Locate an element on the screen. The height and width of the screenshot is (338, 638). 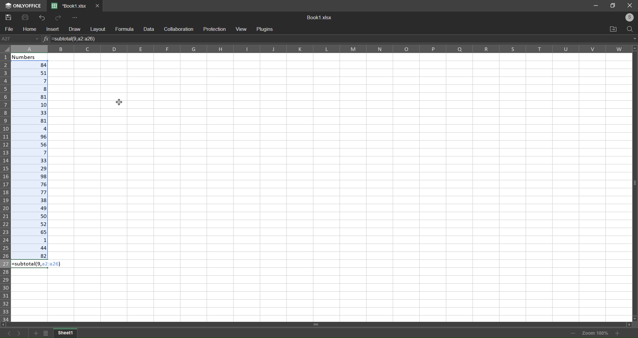
Book1.xslx is located at coordinates (321, 17).